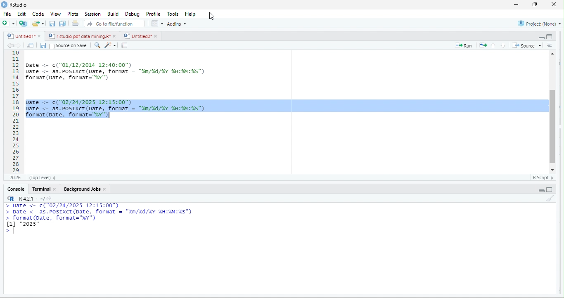  Describe the element at coordinates (68, 45) in the screenshot. I see `‘Source on Save` at that location.